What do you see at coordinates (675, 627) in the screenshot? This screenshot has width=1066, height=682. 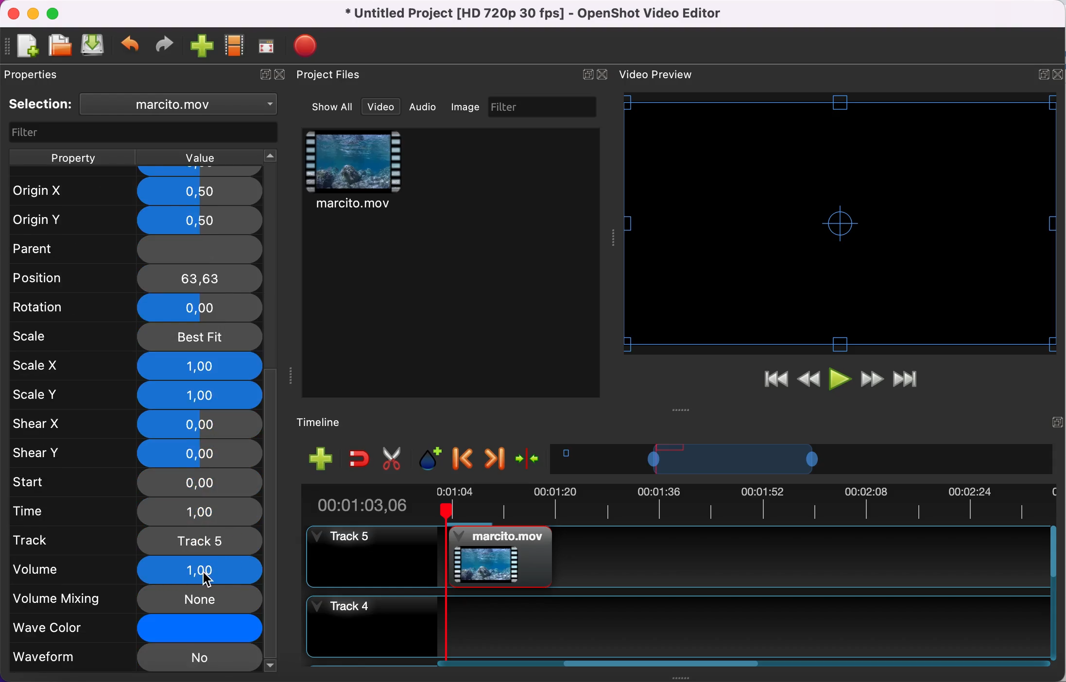 I see `track 4` at bounding box center [675, 627].